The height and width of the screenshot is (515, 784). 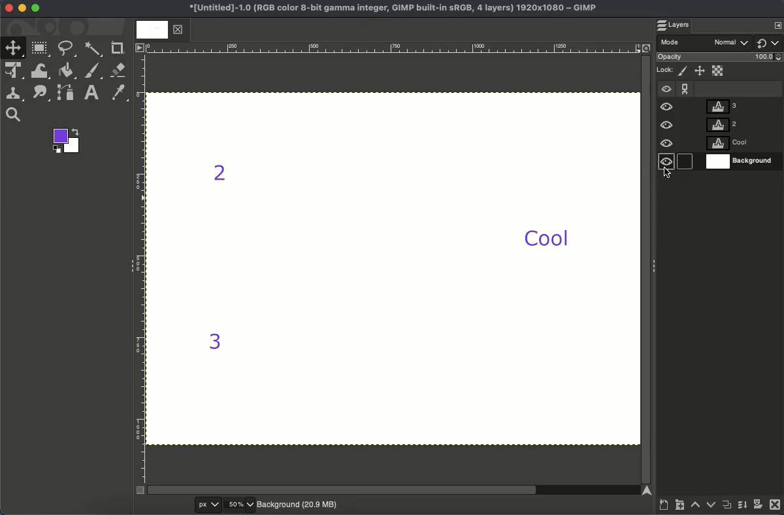 What do you see at coordinates (706, 43) in the screenshot?
I see `Mode` at bounding box center [706, 43].